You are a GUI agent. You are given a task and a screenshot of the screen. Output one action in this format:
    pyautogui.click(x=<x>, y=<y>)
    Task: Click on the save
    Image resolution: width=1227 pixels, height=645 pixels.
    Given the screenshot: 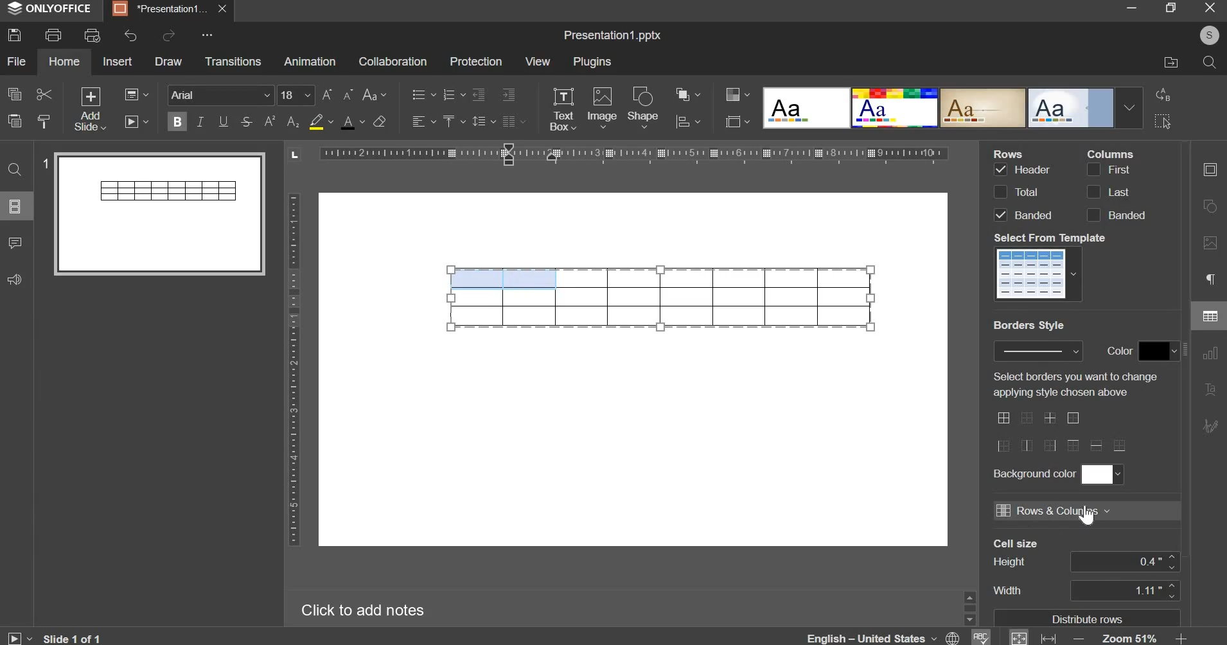 What is the action you would take?
    pyautogui.click(x=14, y=35)
    